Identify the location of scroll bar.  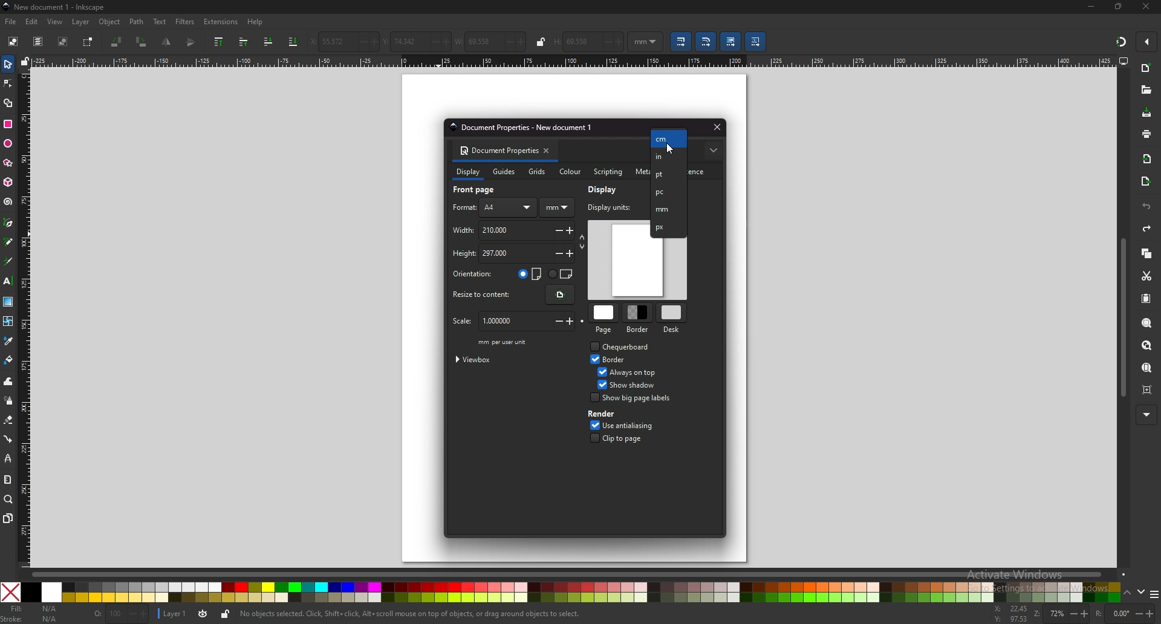
(581, 573).